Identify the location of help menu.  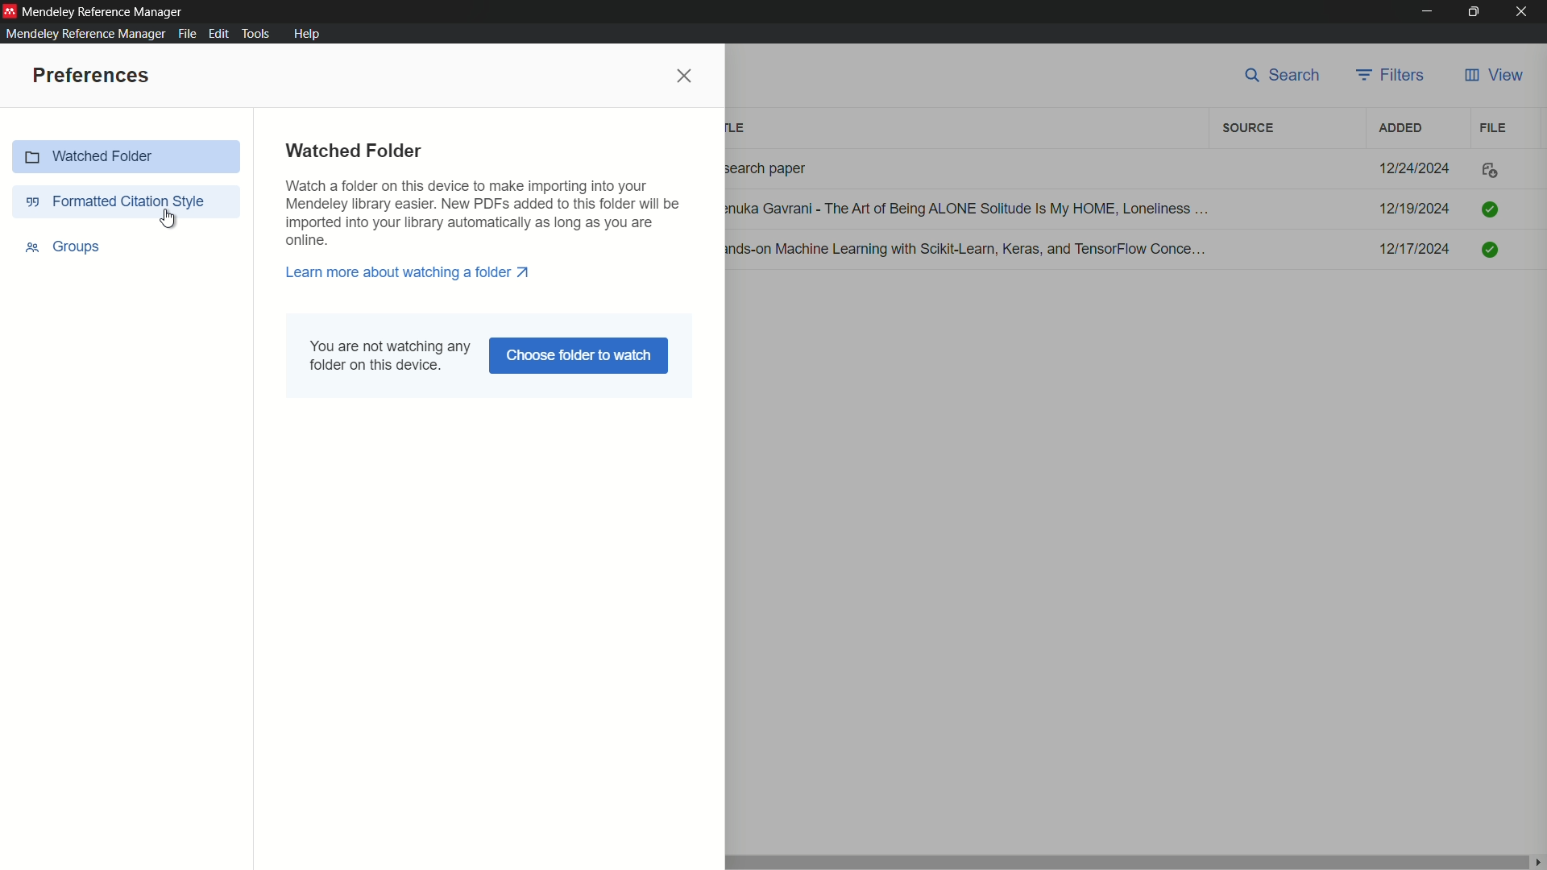
(306, 34).